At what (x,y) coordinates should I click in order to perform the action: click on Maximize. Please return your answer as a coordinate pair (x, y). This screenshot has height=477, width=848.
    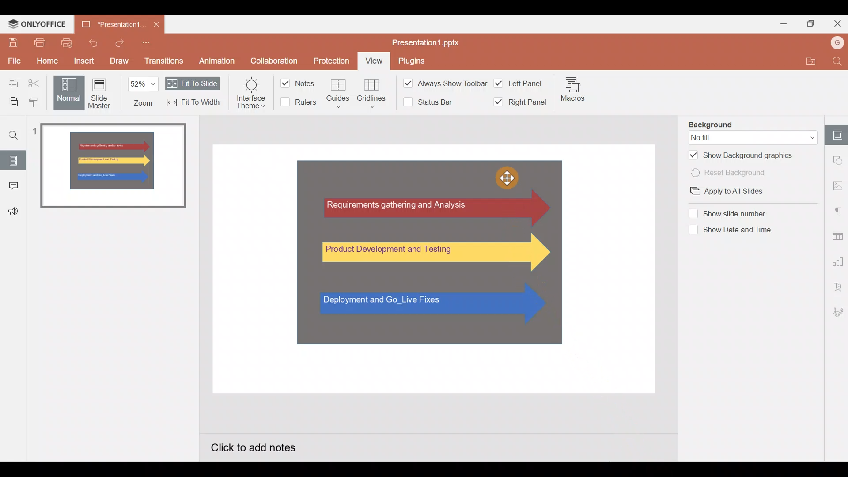
    Looking at the image, I should click on (811, 24).